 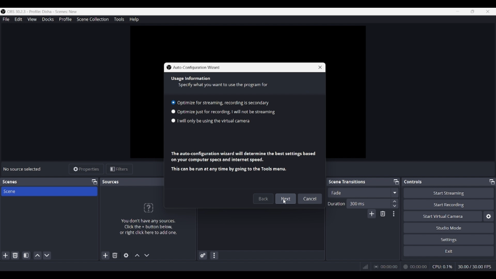 What do you see at coordinates (449, 239) in the screenshot?
I see `Settings` at bounding box center [449, 239].